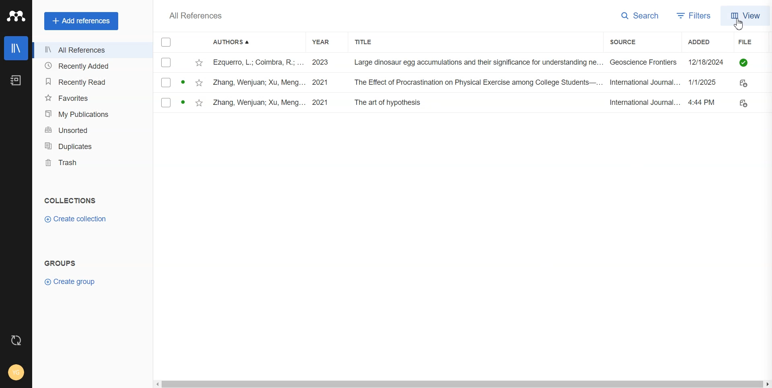  I want to click on Authors, so click(234, 43).